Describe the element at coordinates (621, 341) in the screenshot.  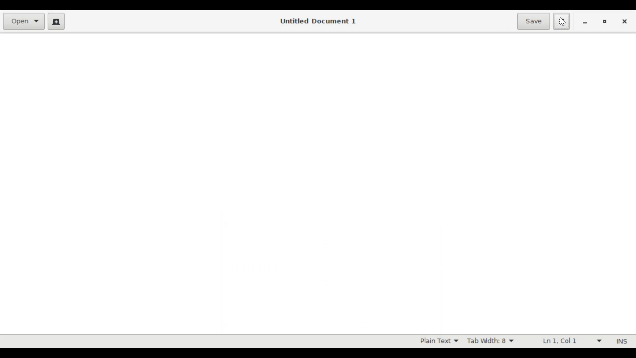
I see `INS` at that location.